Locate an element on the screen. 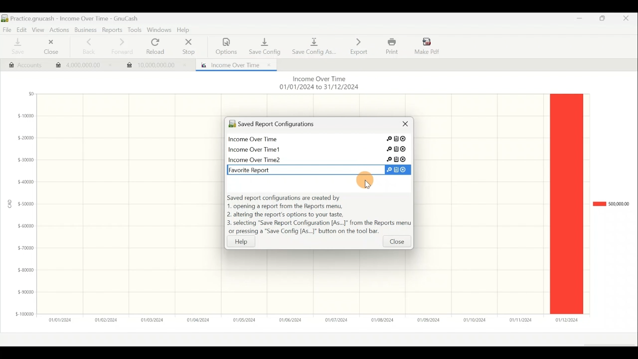 Image resolution: width=638 pixels, height=359 pixels. Maximize is located at coordinates (603, 20).